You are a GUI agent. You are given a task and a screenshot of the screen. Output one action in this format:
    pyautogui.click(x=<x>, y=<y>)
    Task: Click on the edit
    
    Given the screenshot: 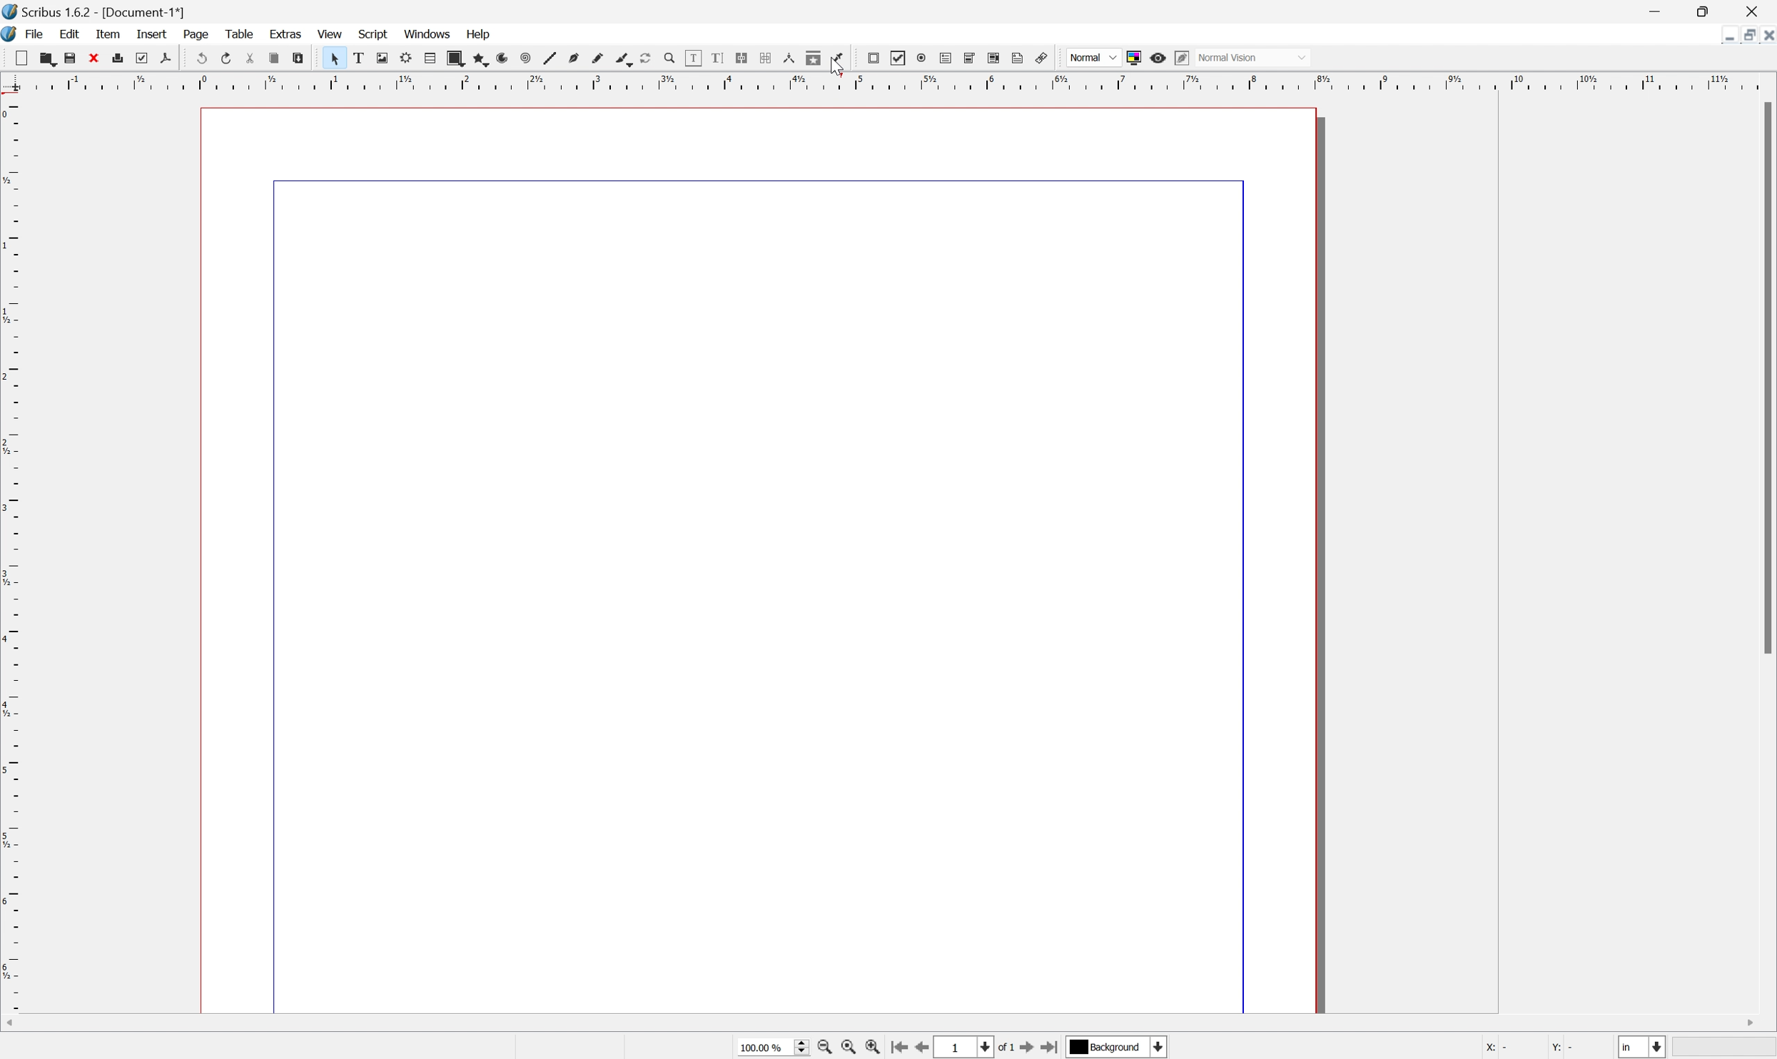 What is the action you would take?
    pyautogui.click(x=71, y=34)
    